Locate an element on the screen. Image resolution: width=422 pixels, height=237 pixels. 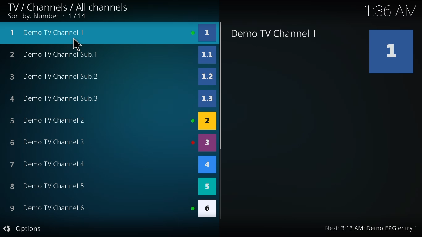
1.3 is located at coordinates (208, 98).